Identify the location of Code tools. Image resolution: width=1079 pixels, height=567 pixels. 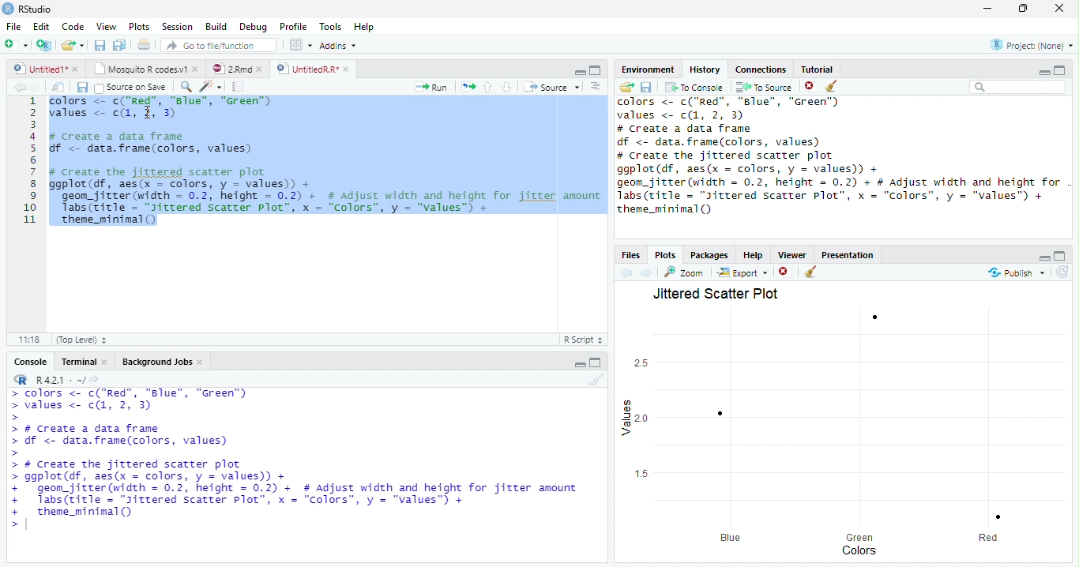
(212, 87).